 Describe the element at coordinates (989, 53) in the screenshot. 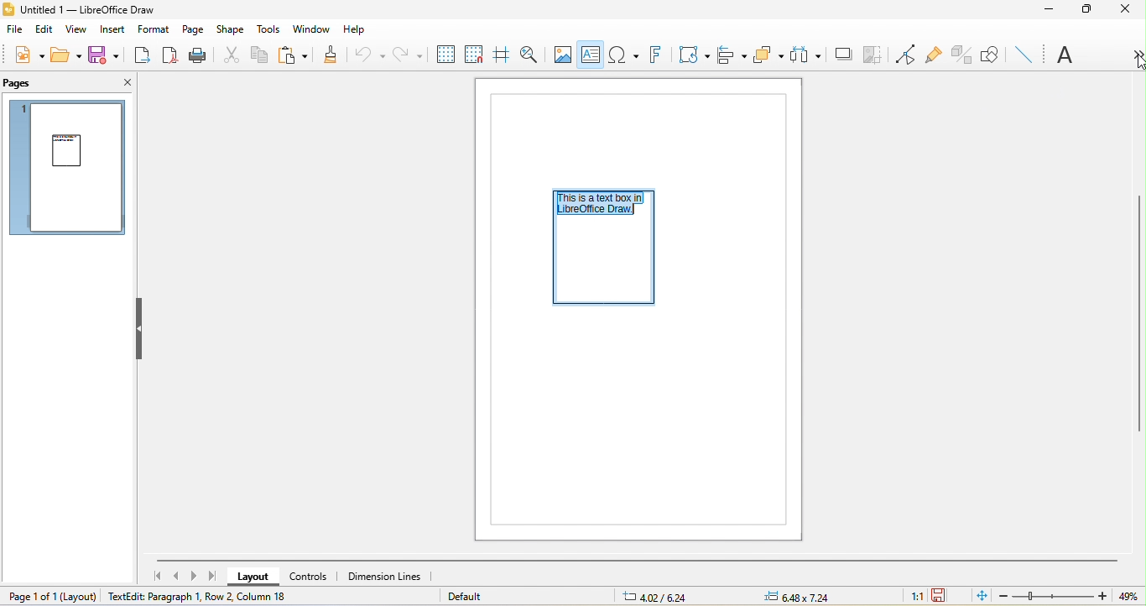

I see `show draw function` at that location.